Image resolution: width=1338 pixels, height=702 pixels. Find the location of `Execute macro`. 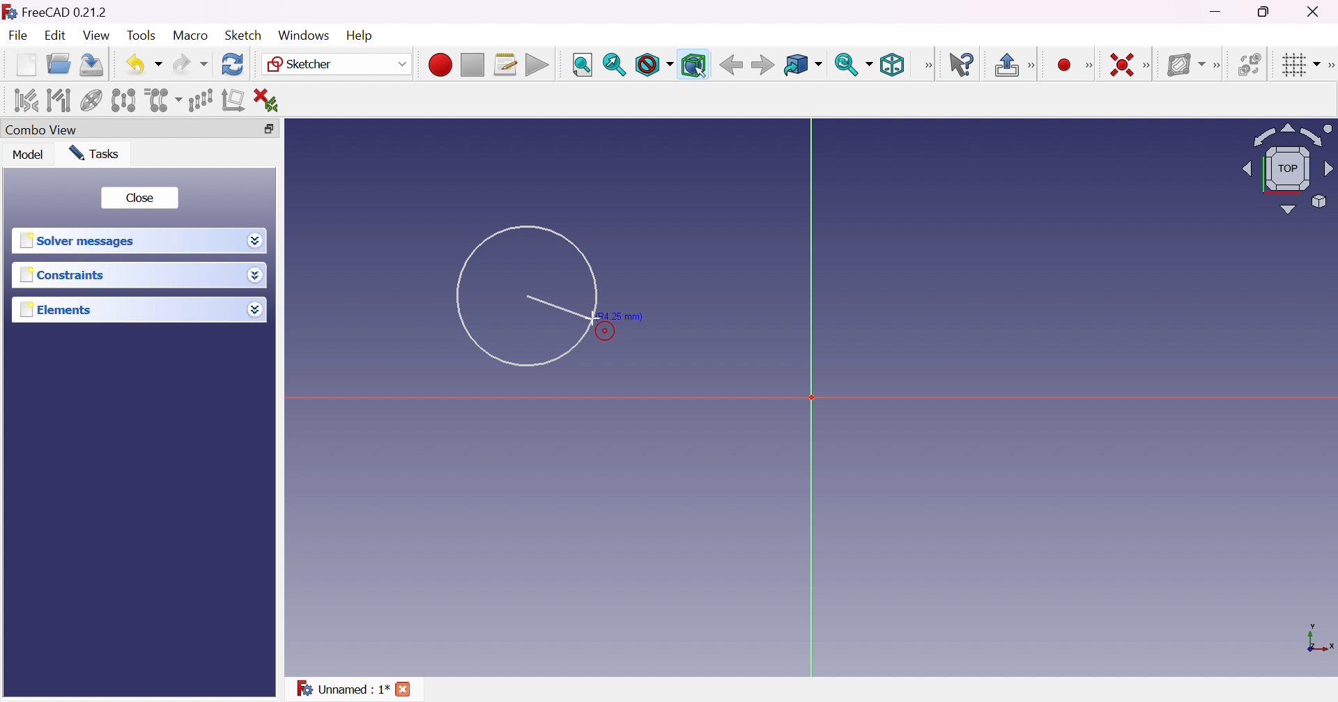

Execute macro is located at coordinates (538, 65).